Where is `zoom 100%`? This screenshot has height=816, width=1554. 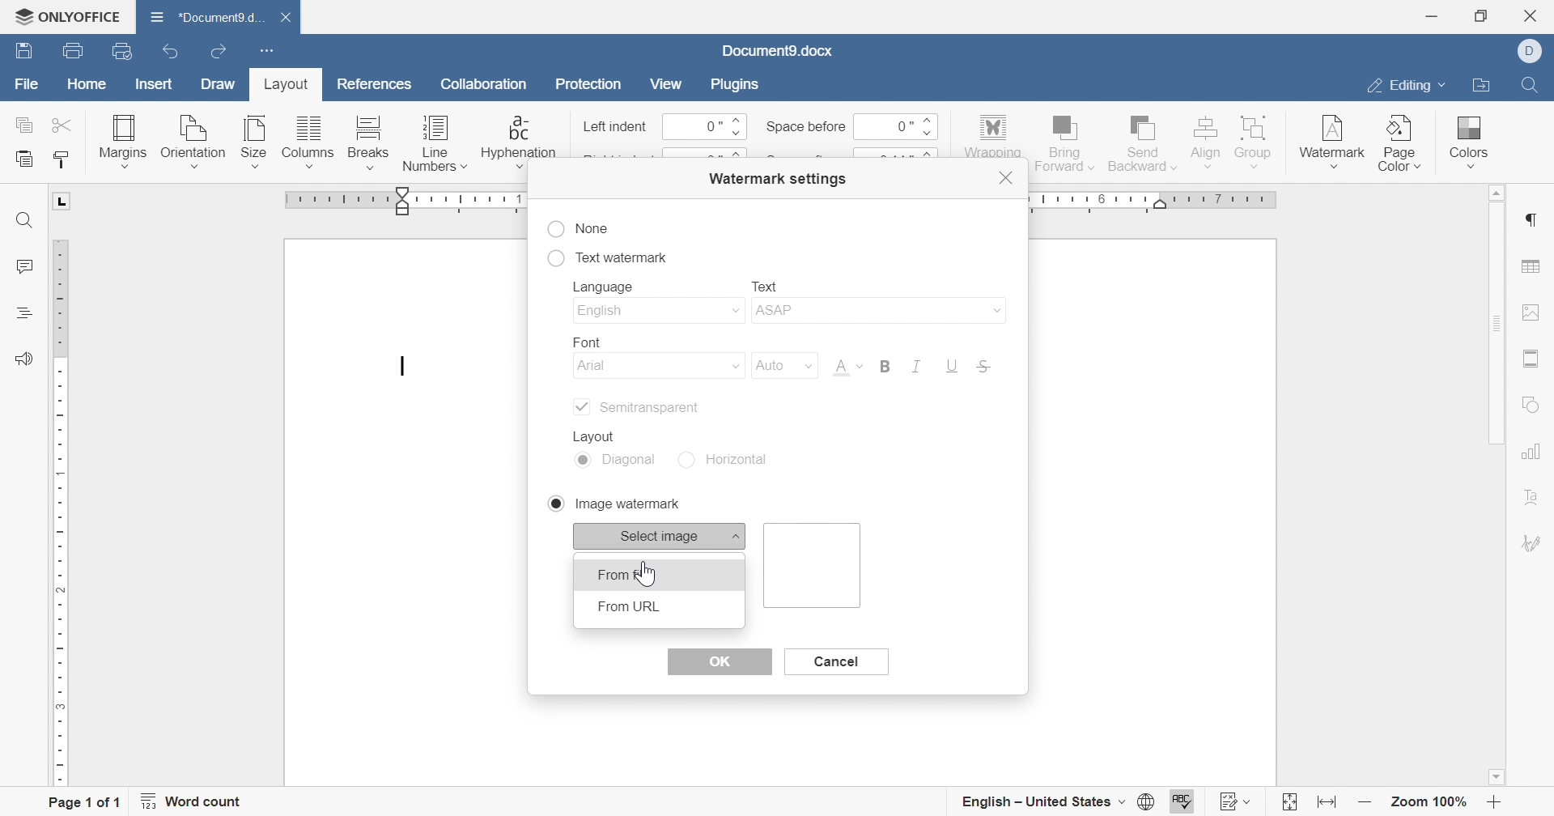
zoom 100% is located at coordinates (1431, 805).